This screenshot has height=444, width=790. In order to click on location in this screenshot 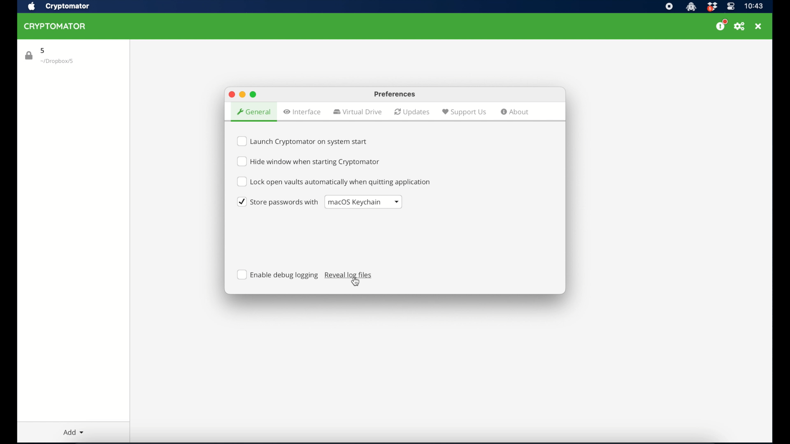, I will do `click(58, 62)`.